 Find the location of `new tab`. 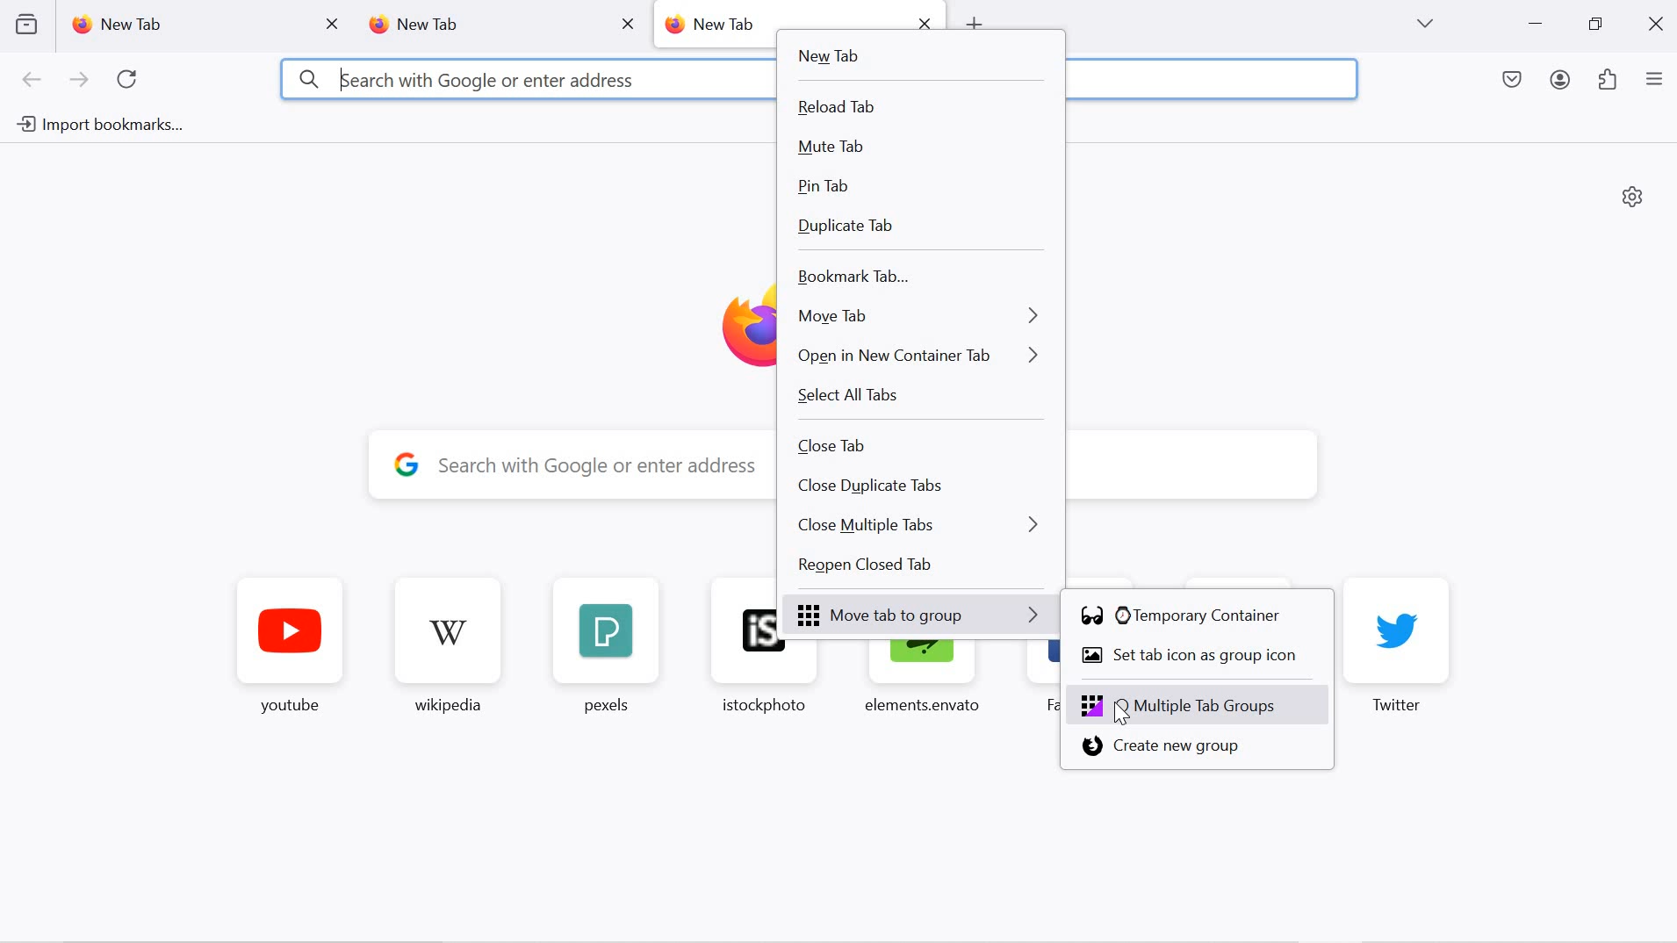

new tab is located at coordinates (476, 25).